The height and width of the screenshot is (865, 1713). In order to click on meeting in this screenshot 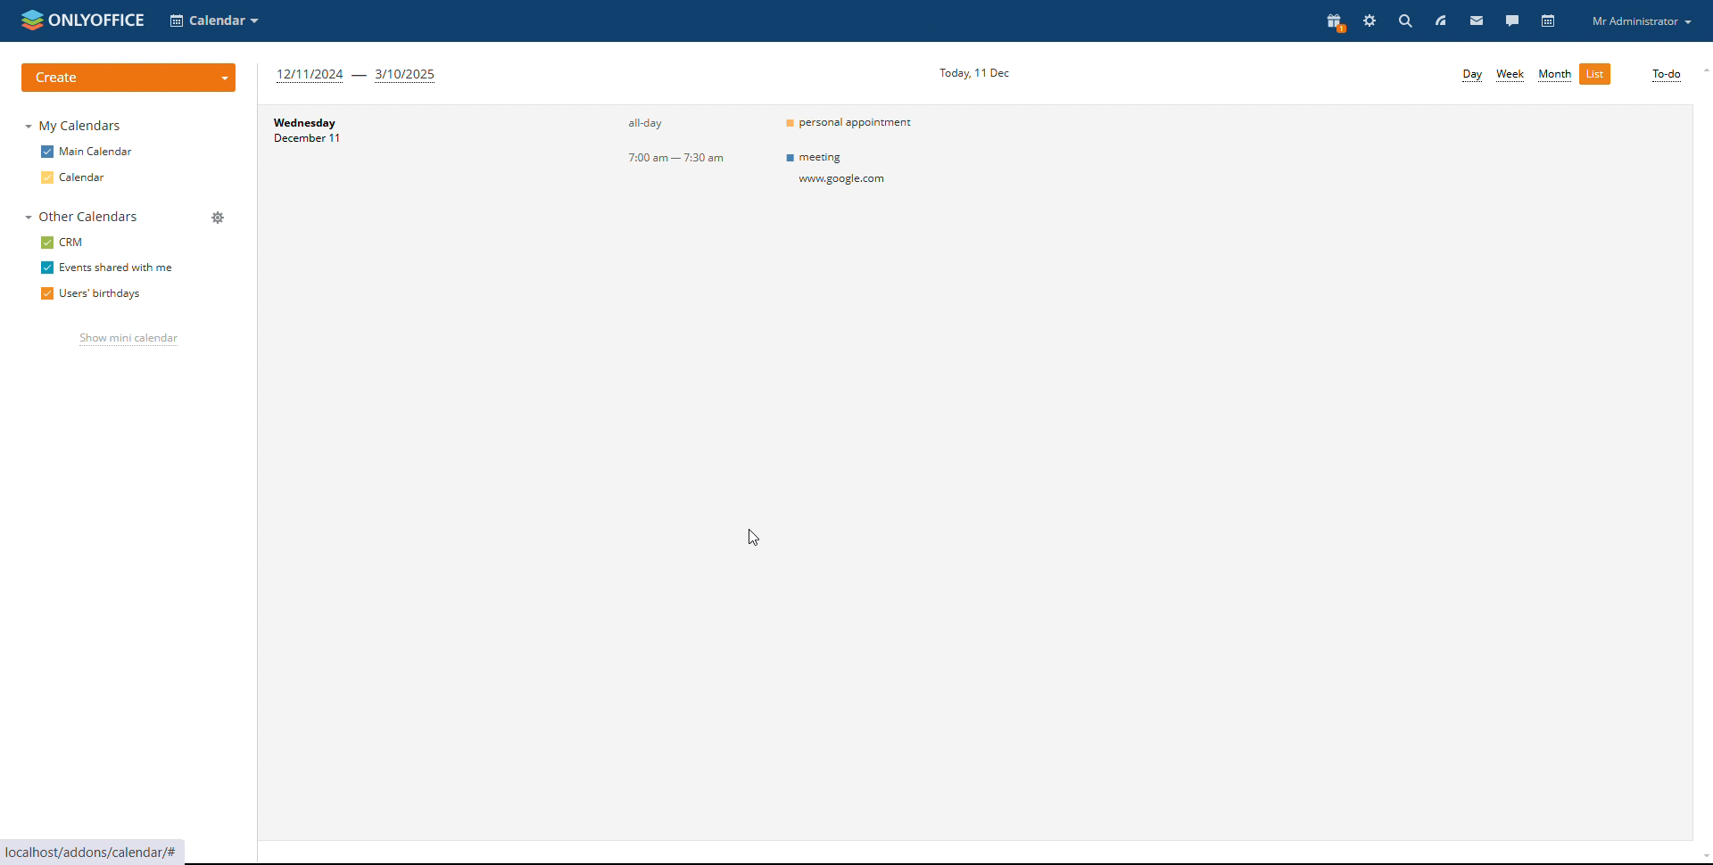, I will do `click(842, 169)`.